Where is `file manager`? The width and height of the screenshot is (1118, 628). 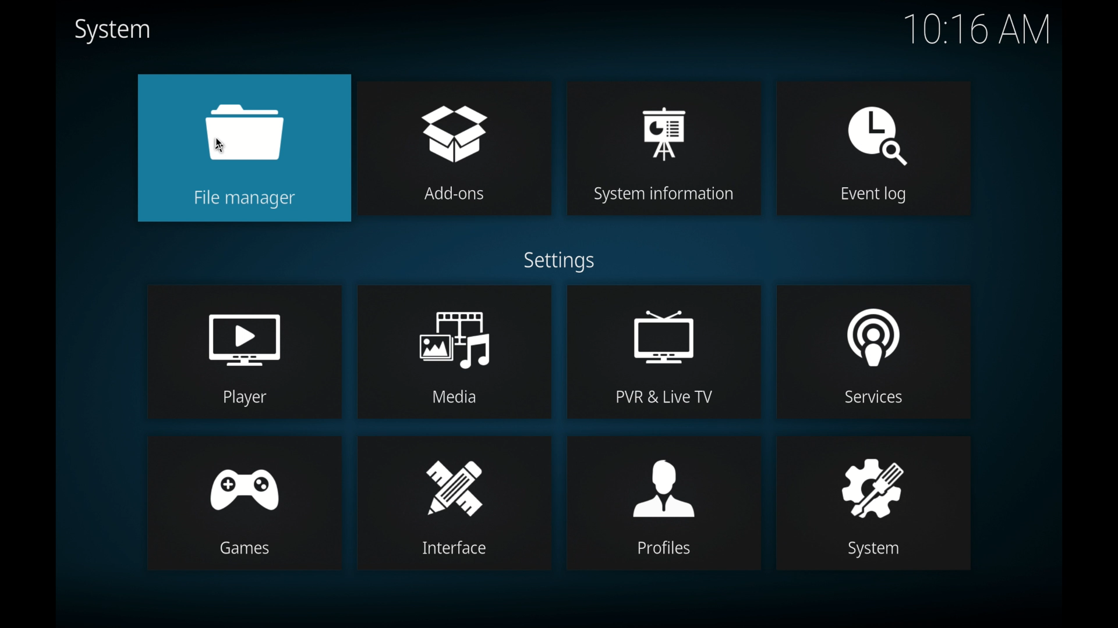 file manager is located at coordinates (244, 148).